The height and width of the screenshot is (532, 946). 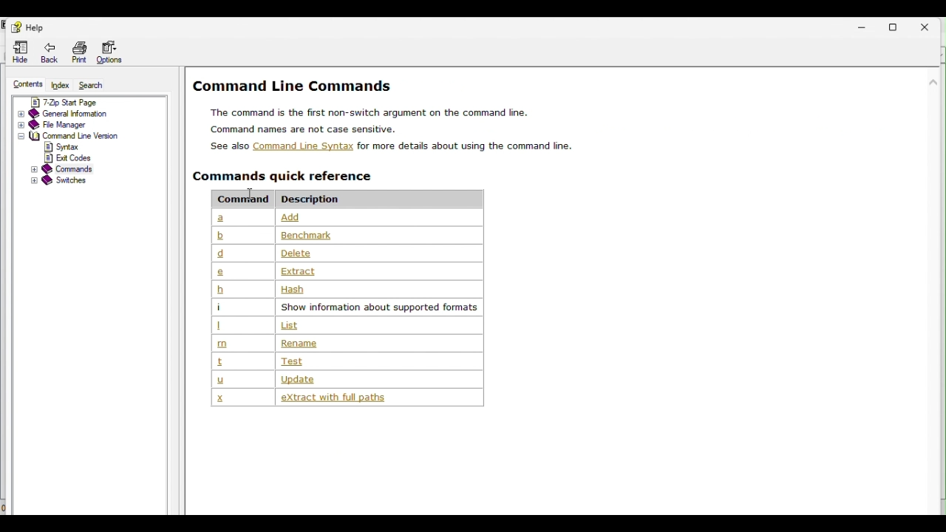 What do you see at coordinates (293, 290) in the screenshot?
I see `description` at bounding box center [293, 290].